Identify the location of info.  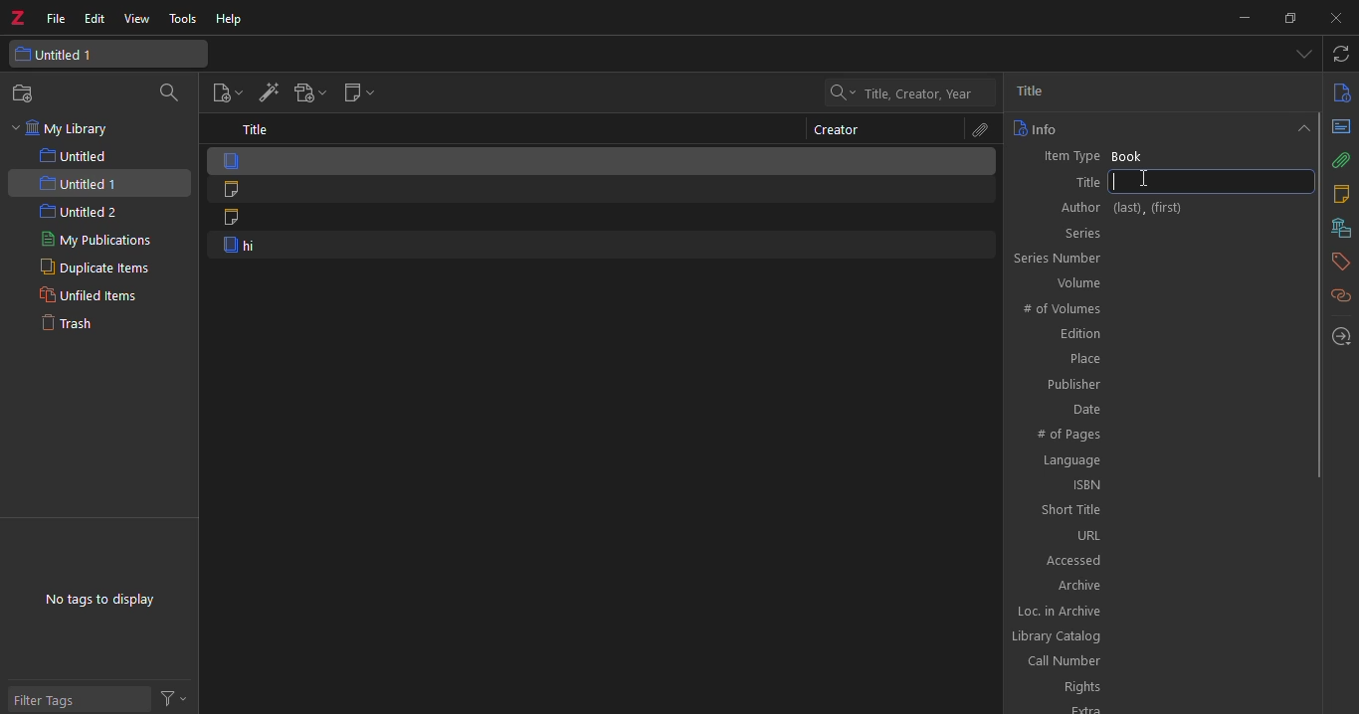
(1341, 91).